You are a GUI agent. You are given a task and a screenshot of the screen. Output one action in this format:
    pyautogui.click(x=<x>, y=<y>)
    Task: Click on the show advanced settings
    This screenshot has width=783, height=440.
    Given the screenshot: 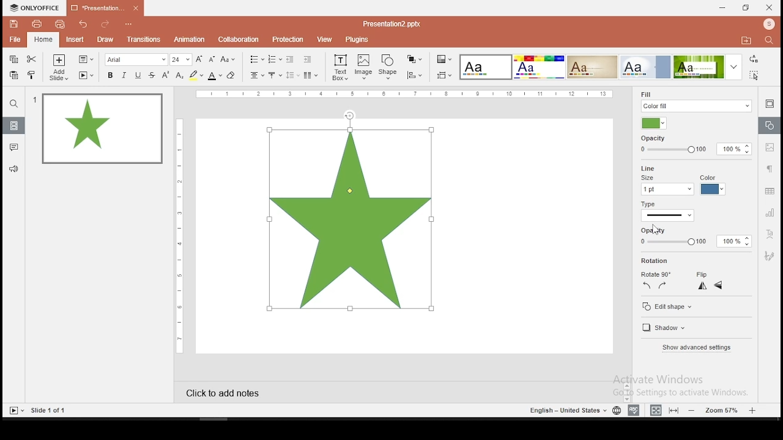 What is the action you would take?
    pyautogui.click(x=698, y=346)
    